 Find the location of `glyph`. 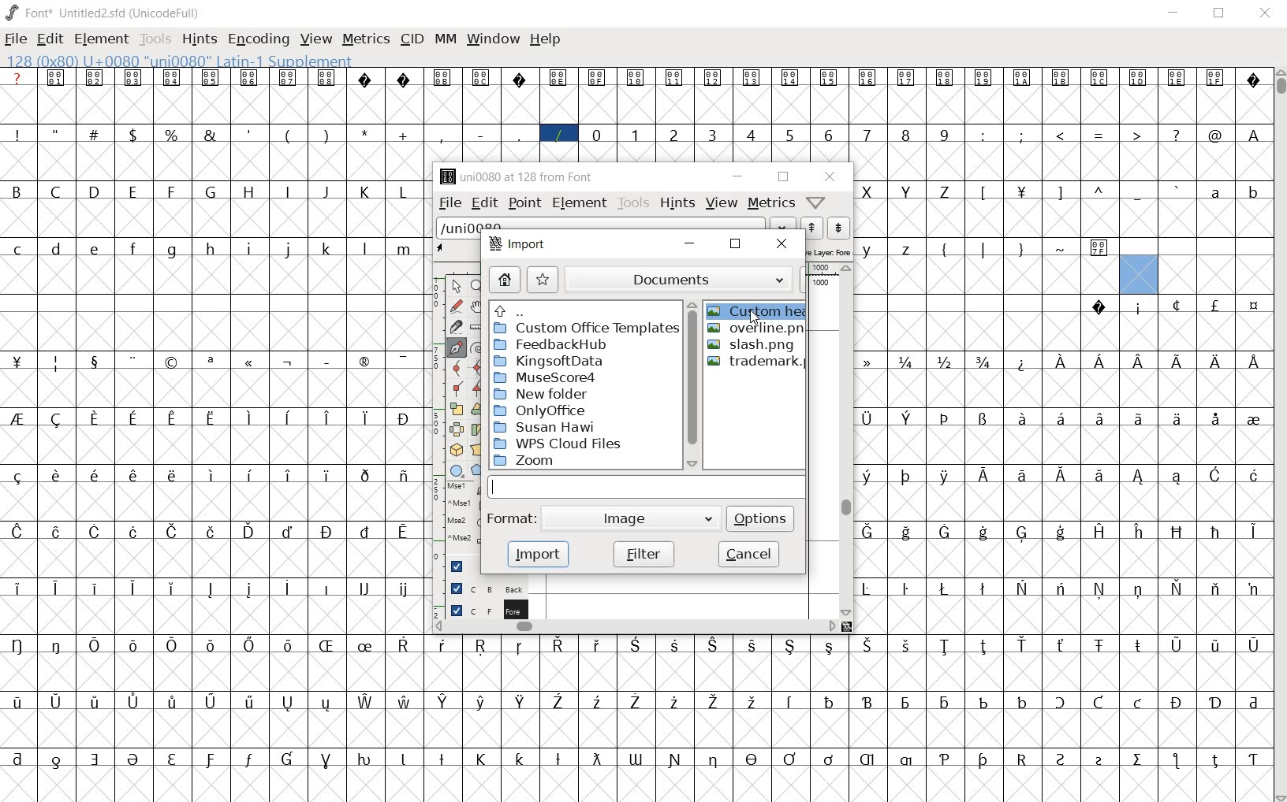

glyph is located at coordinates (520, 759).